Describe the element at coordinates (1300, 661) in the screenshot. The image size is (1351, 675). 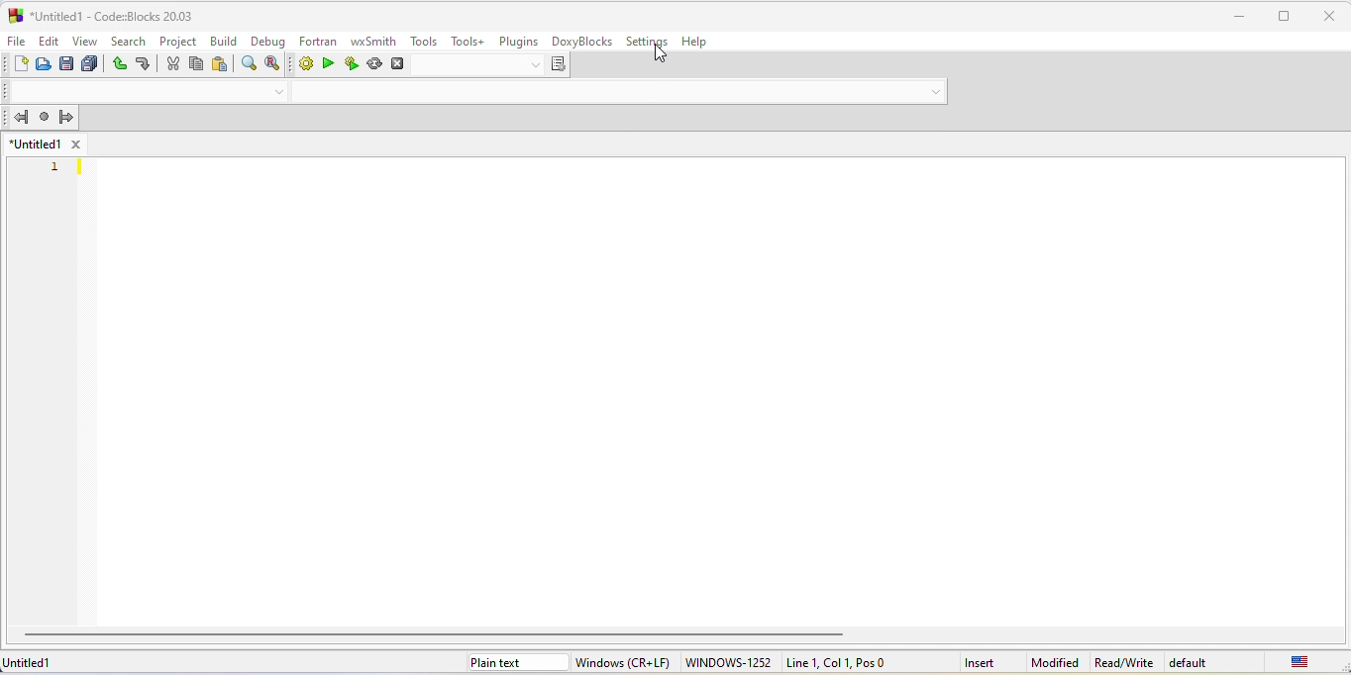
I see `united state` at that location.